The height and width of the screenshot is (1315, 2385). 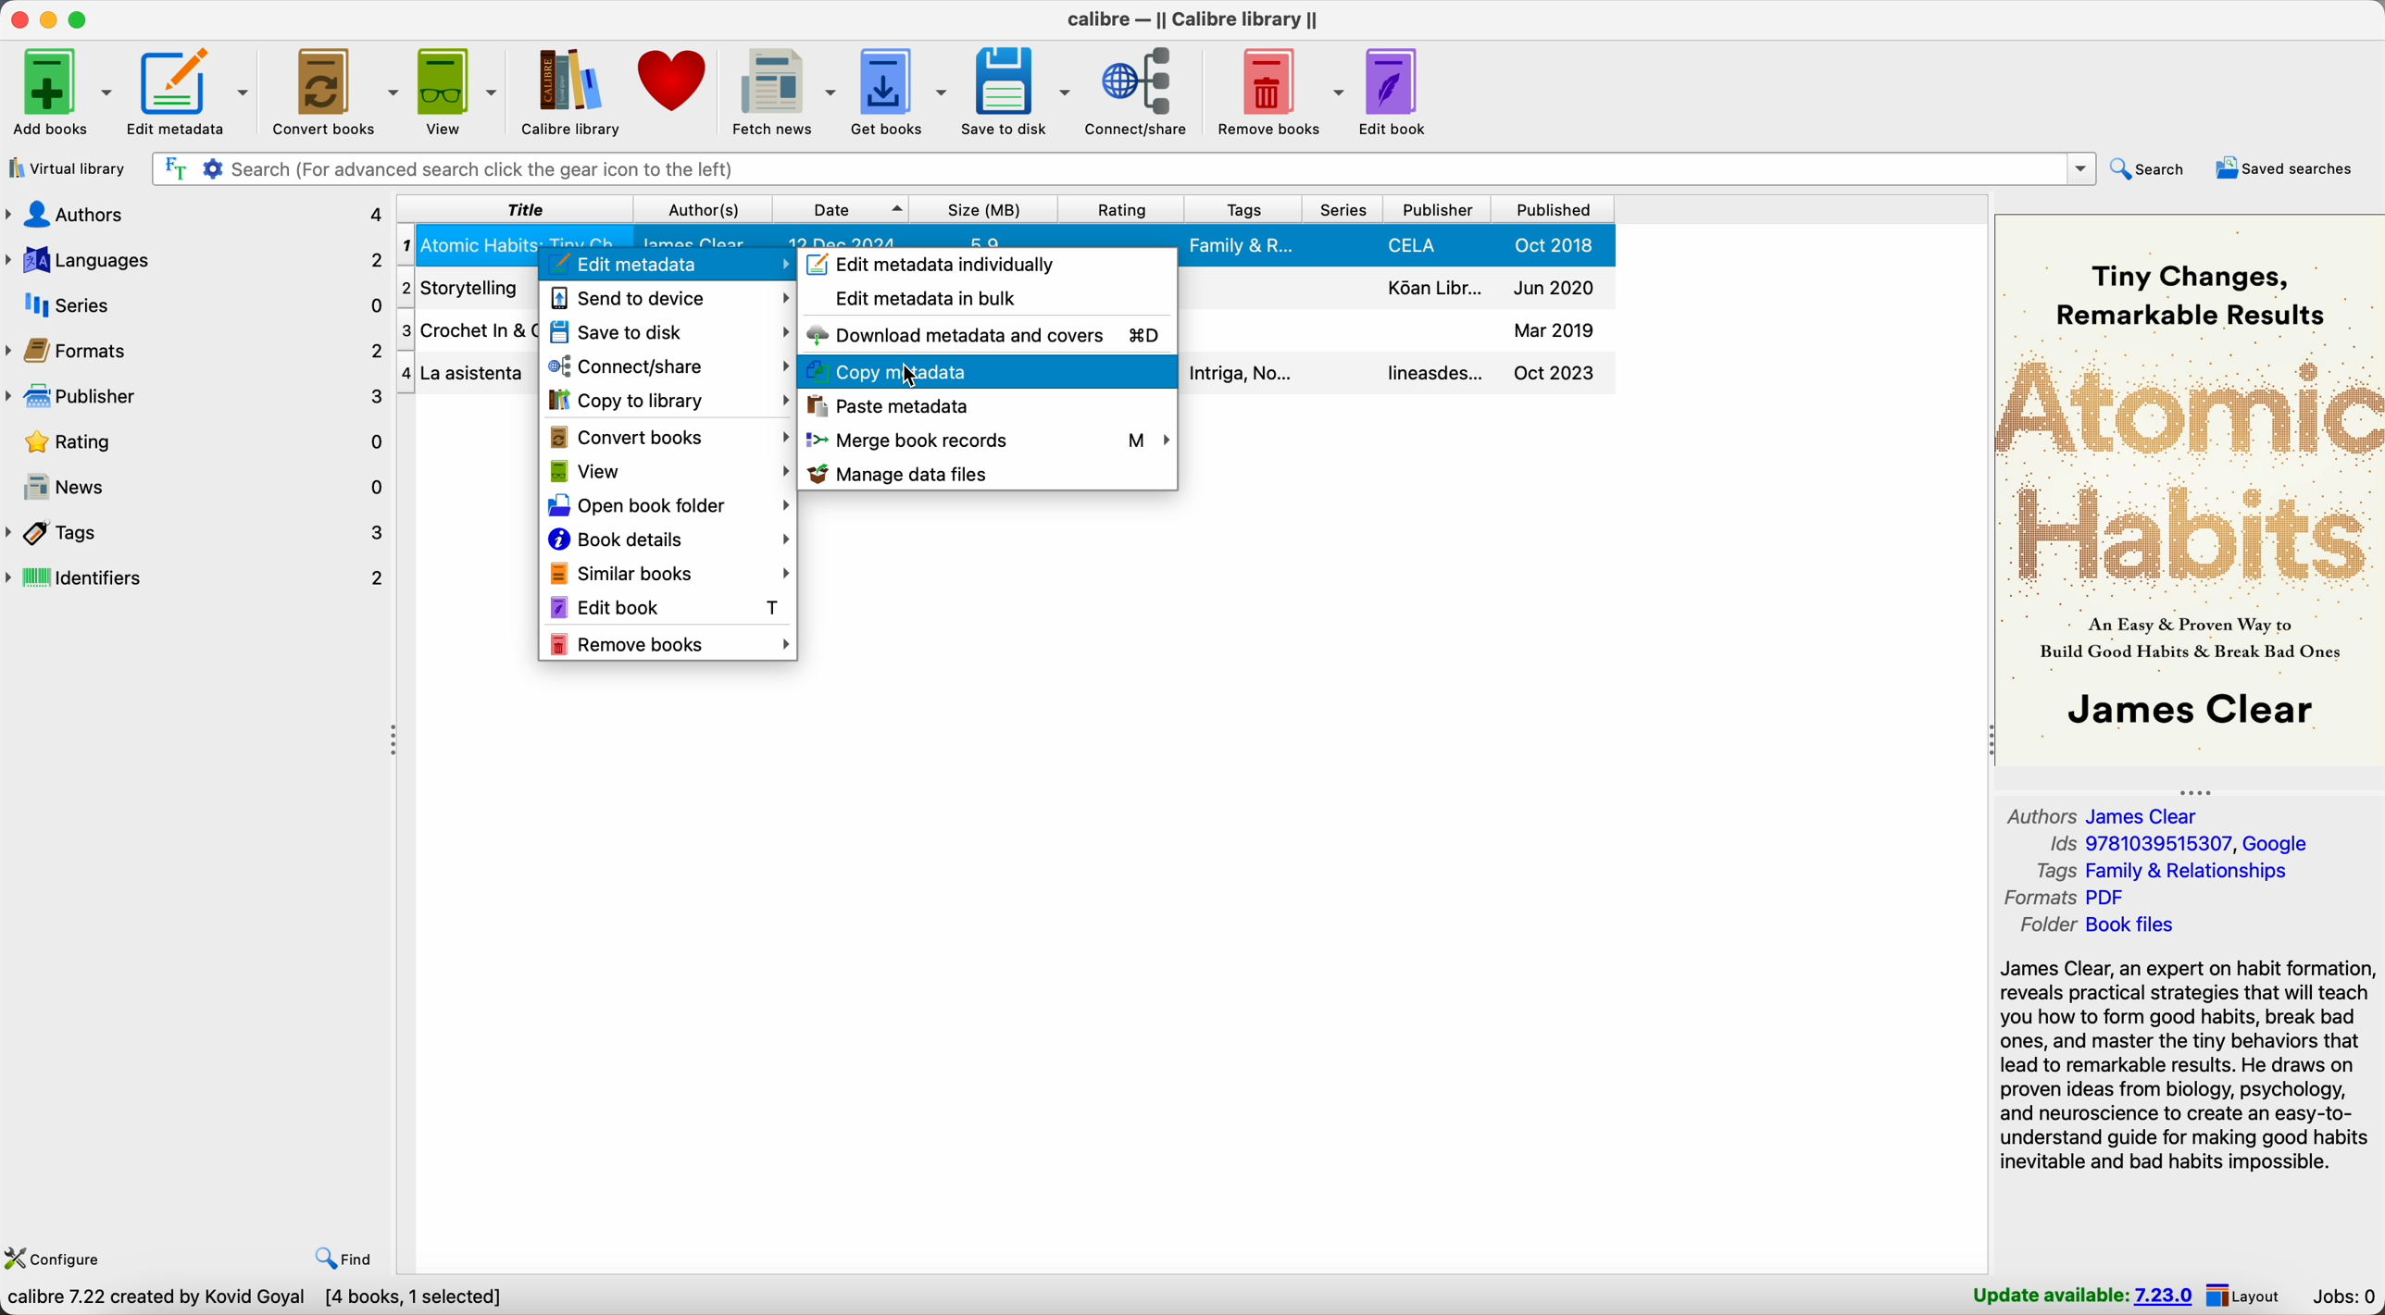 I want to click on tags, so click(x=2161, y=872).